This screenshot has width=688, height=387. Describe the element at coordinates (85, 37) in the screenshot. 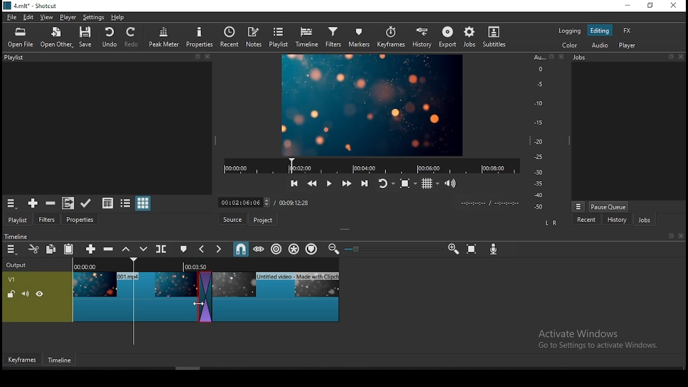

I see `save` at that location.